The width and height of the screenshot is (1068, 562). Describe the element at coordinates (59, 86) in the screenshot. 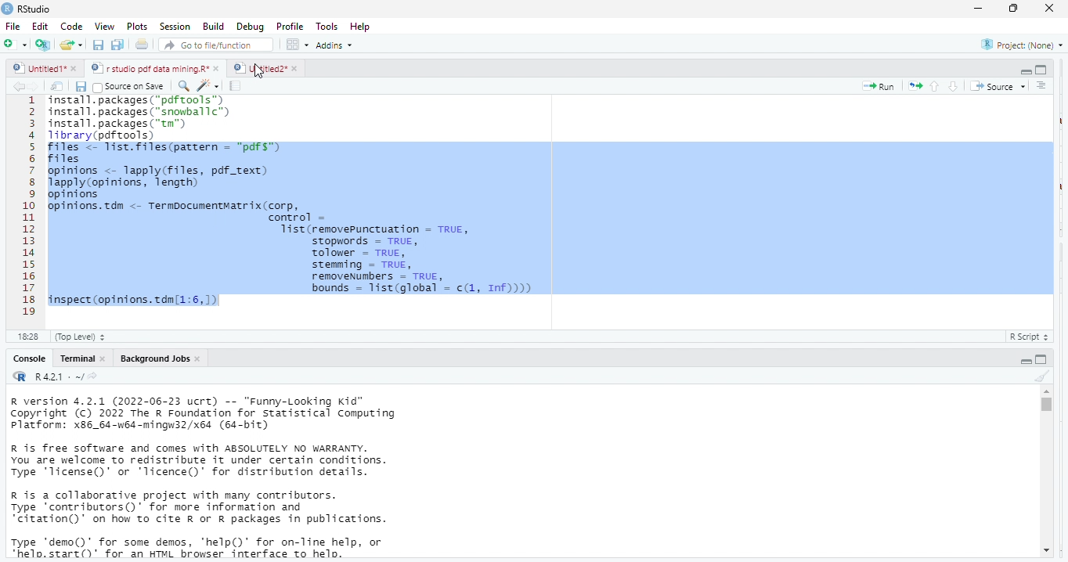

I see `show in new window` at that location.